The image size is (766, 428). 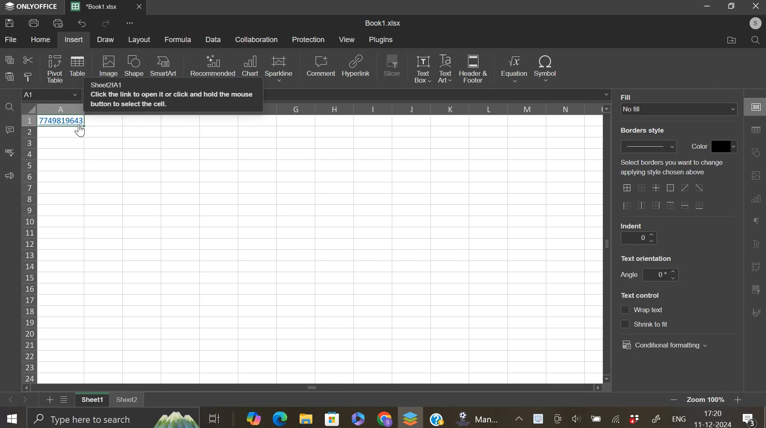 What do you see at coordinates (163, 65) in the screenshot?
I see `smartart` at bounding box center [163, 65].